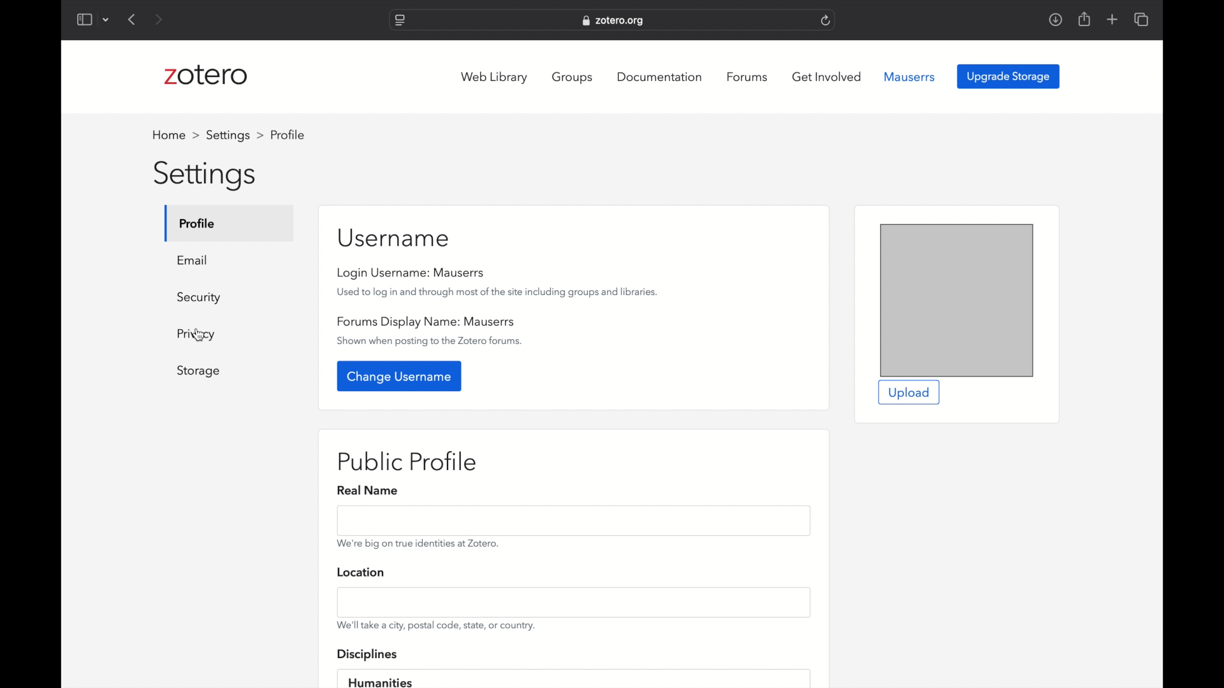  Describe the element at coordinates (398, 21) in the screenshot. I see `website settings` at that location.